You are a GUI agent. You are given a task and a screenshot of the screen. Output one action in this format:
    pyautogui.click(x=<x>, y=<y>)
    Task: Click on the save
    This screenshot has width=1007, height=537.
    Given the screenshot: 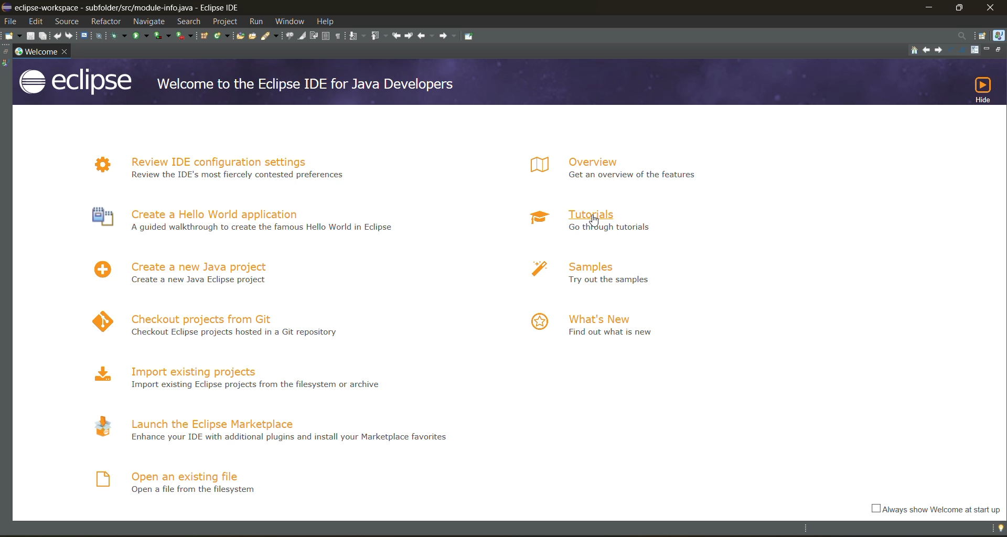 What is the action you would take?
    pyautogui.click(x=31, y=36)
    